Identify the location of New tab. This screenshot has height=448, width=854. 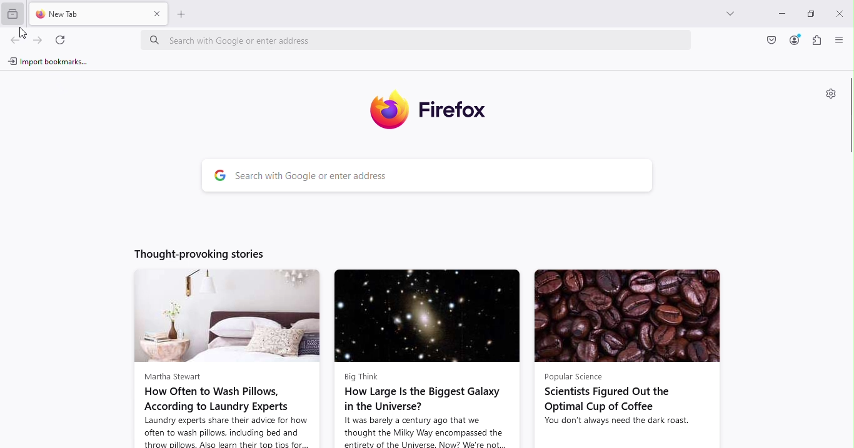
(84, 14).